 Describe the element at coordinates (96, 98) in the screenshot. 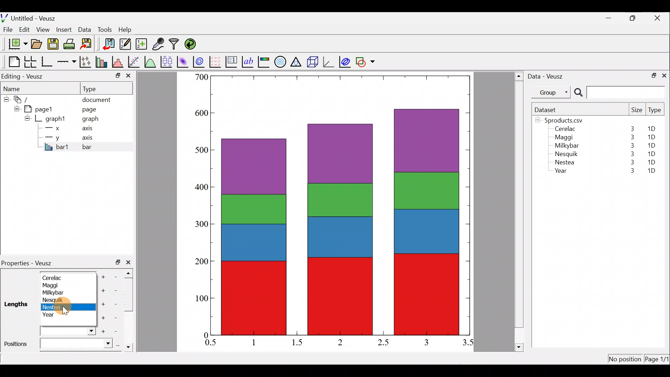

I see `document` at that location.